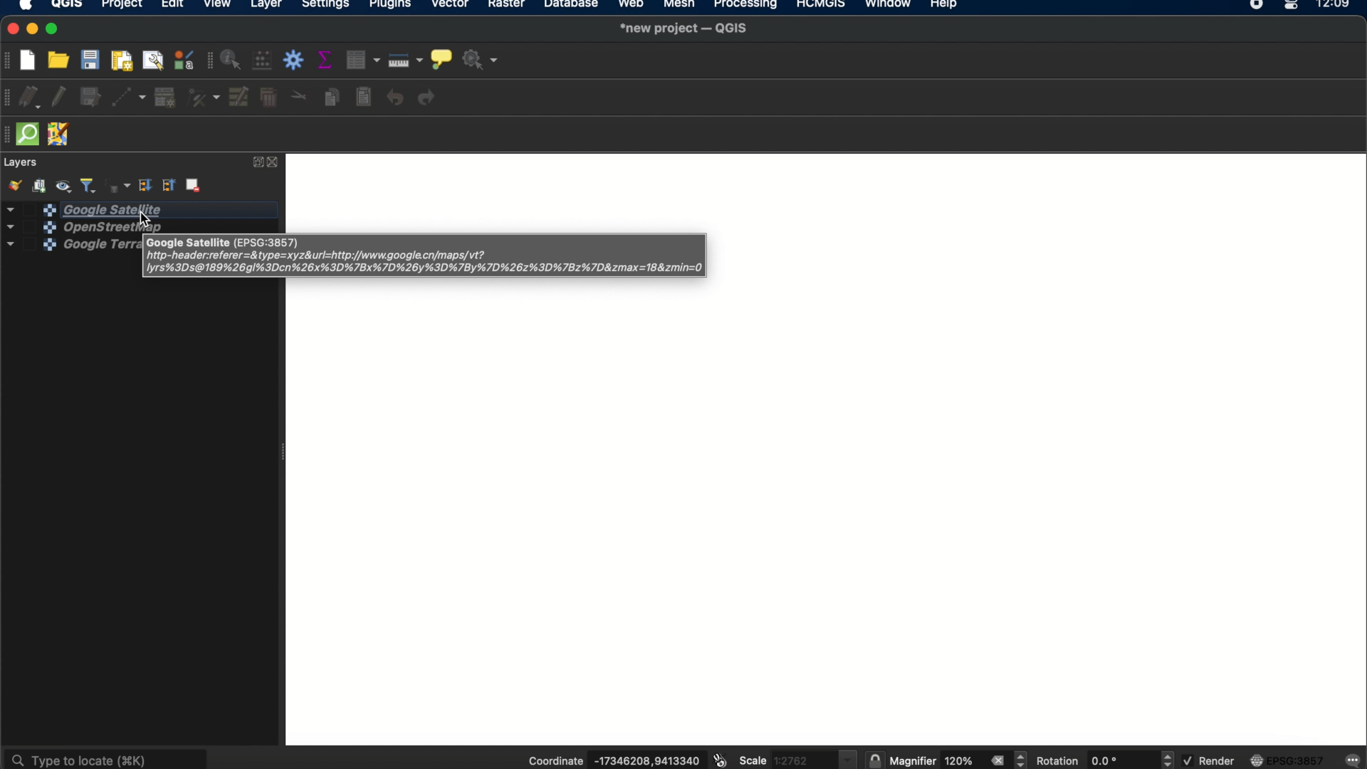  I want to click on show layout manager, so click(155, 60).